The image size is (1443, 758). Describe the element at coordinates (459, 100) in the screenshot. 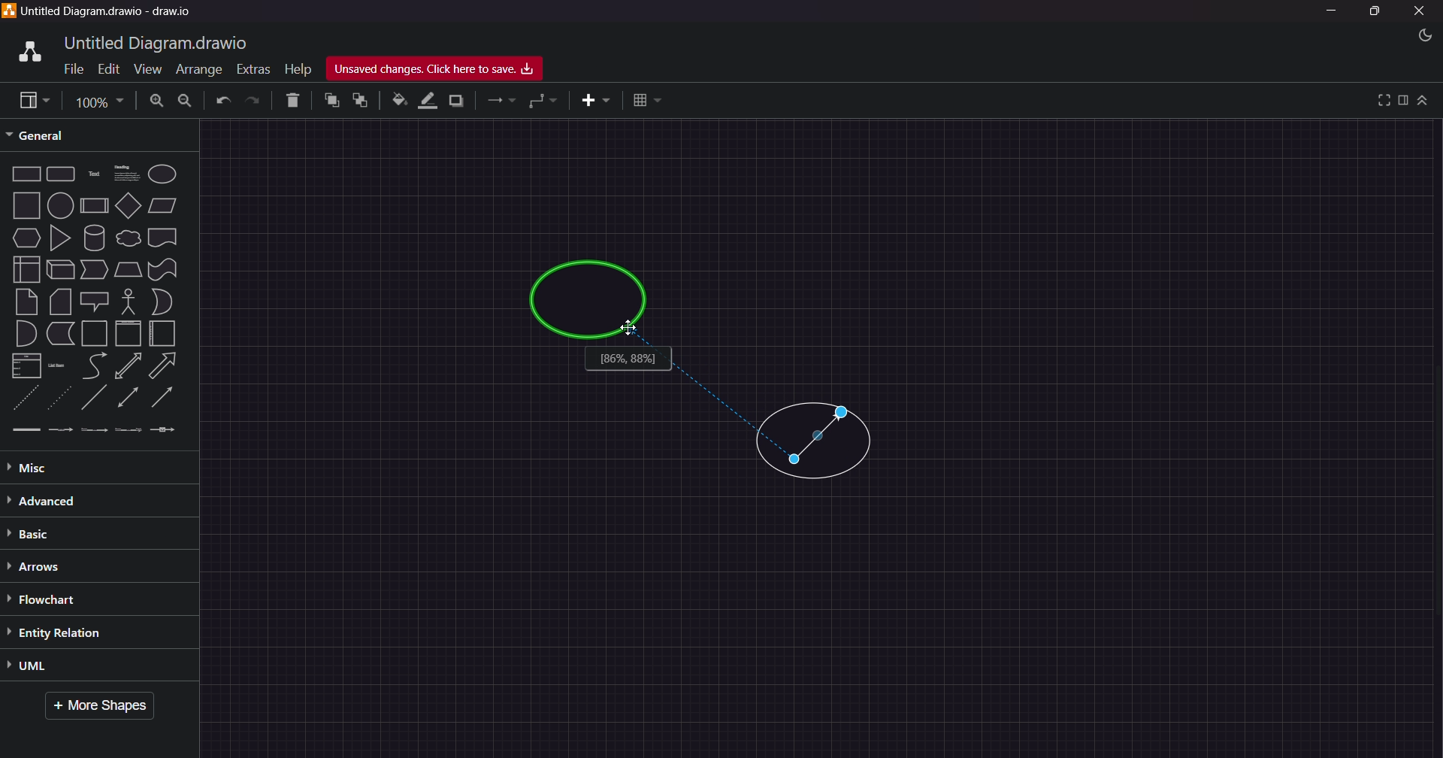

I see `shadow` at that location.